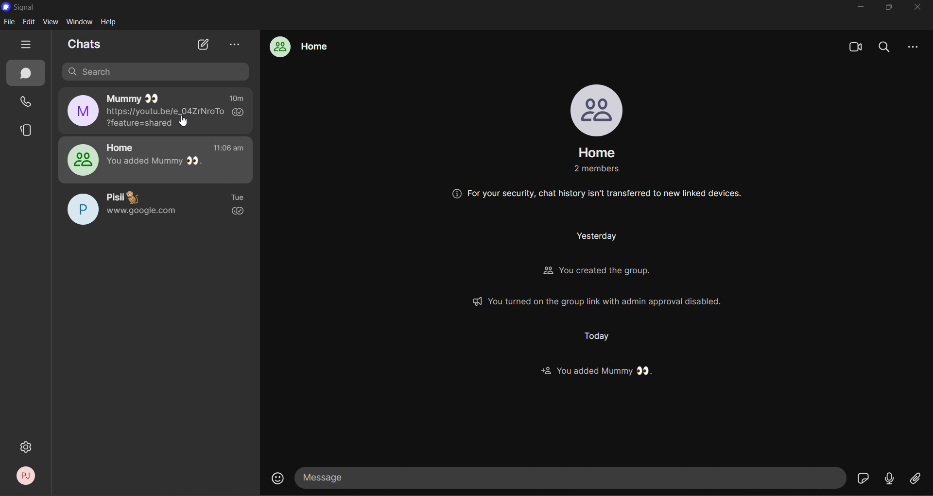  Describe the element at coordinates (885, 45) in the screenshot. I see `search` at that location.